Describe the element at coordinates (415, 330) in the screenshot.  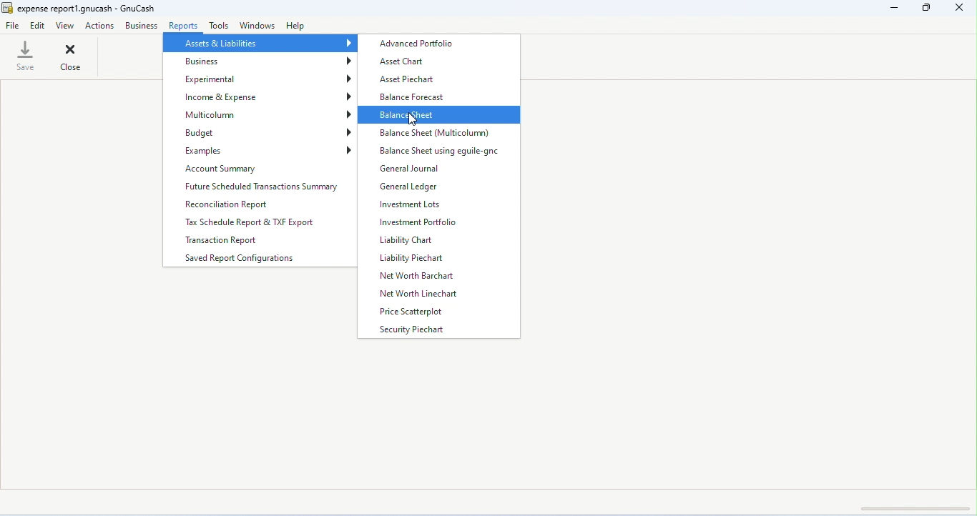
I see `security piechart` at that location.